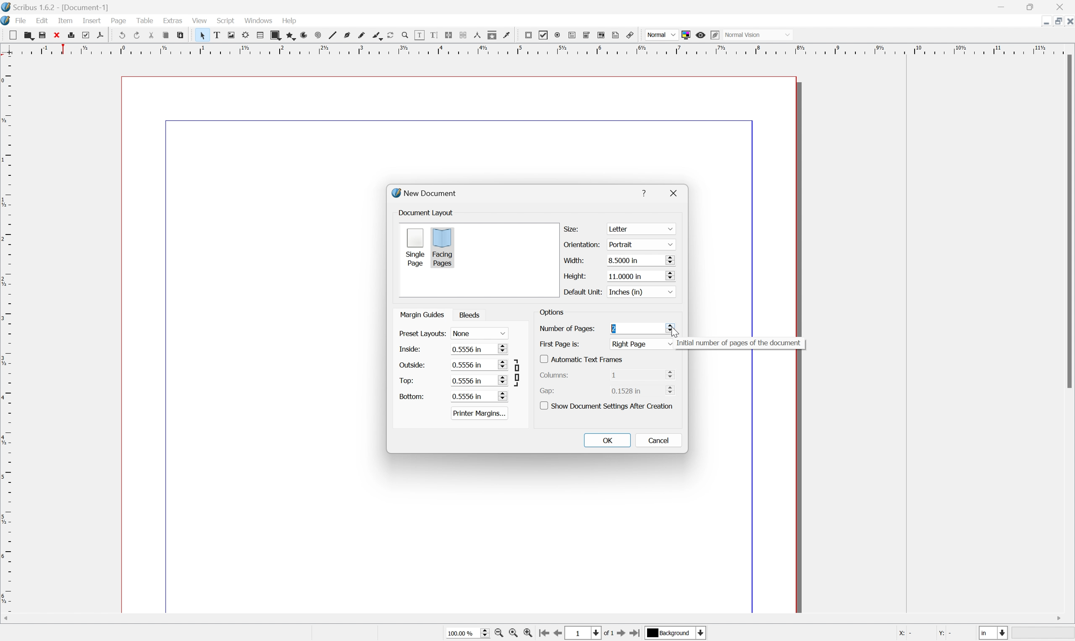 The height and width of the screenshot is (641, 1075). I want to click on Paste, so click(183, 37).